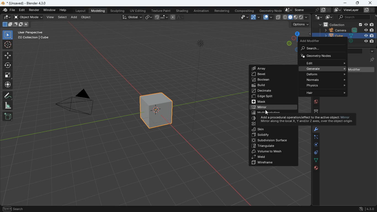 Image resolution: width=377 pixels, height=212 pixels. Describe the element at coordinates (35, 10) in the screenshot. I see `render` at that location.